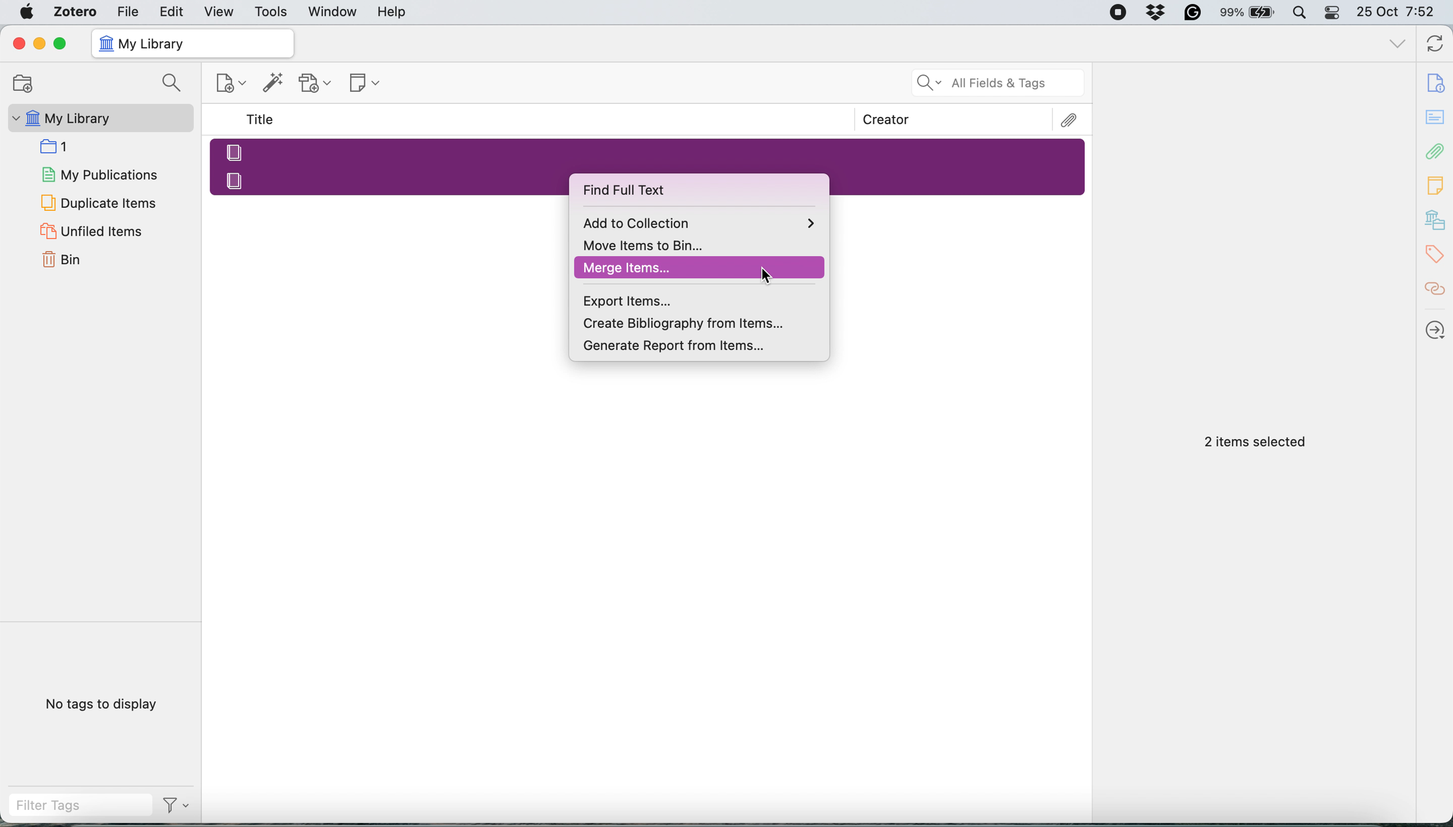 The image size is (1453, 827). Describe the element at coordinates (59, 145) in the screenshot. I see `1` at that location.